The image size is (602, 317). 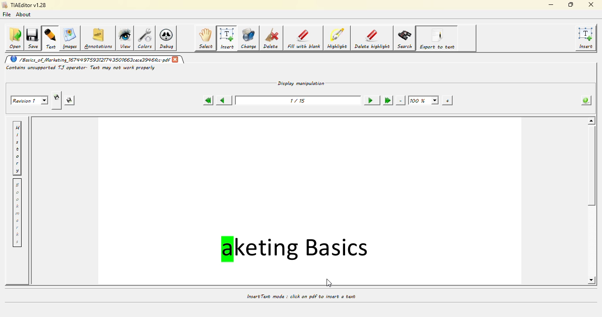 What do you see at coordinates (249, 39) in the screenshot?
I see `change` at bounding box center [249, 39].